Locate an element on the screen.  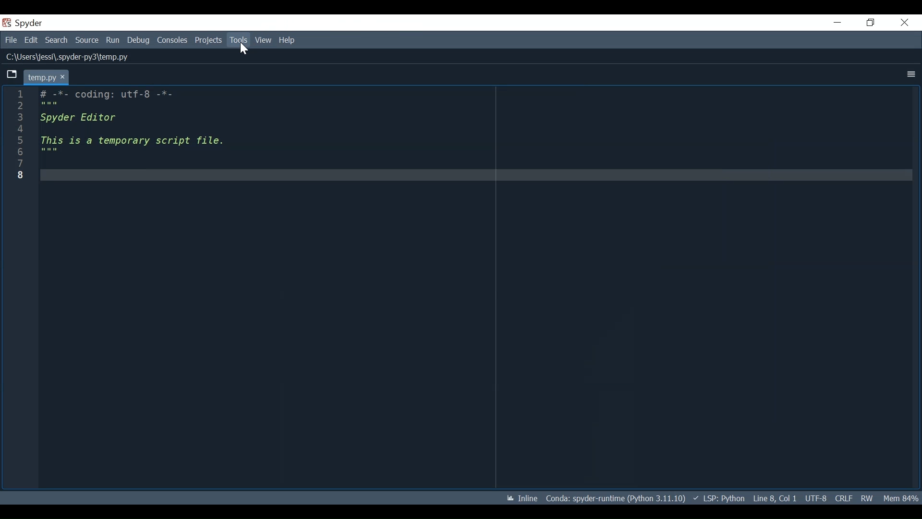
Memory Usage is located at coordinates (900, 498).